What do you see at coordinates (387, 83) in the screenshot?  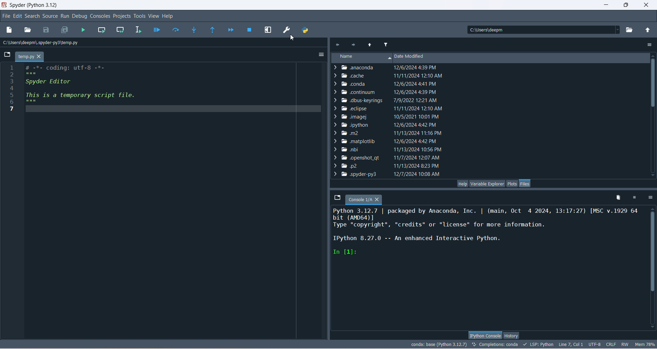 I see `folder details` at bounding box center [387, 83].